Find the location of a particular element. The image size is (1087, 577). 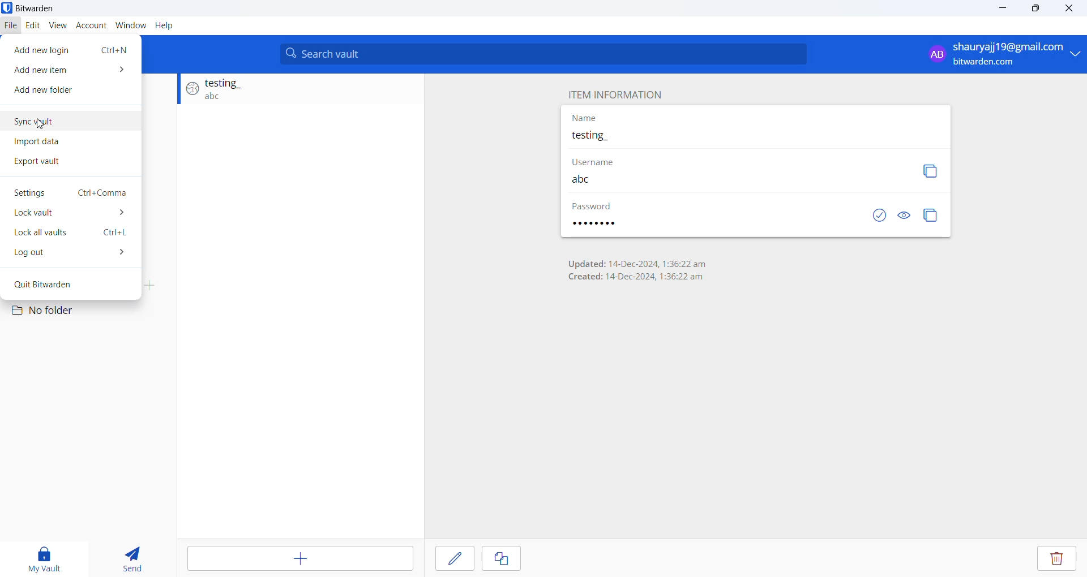

Window is located at coordinates (131, 24).